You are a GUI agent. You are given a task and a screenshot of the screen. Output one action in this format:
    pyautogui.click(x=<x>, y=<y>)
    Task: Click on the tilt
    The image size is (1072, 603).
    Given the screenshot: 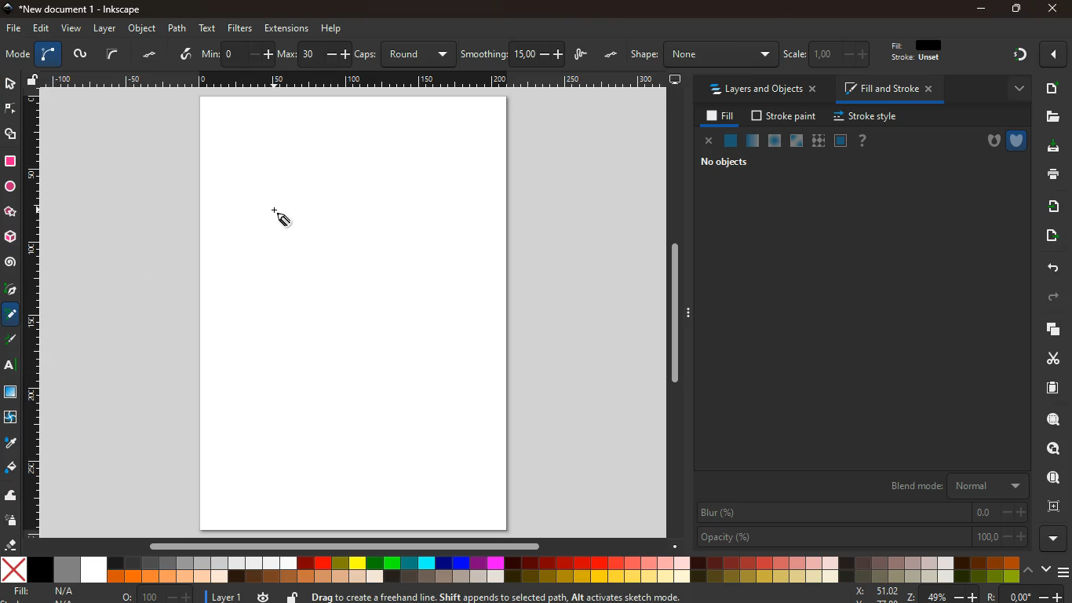 What is the action you would take?
    pyautogui.click(x=184, y=54)
    